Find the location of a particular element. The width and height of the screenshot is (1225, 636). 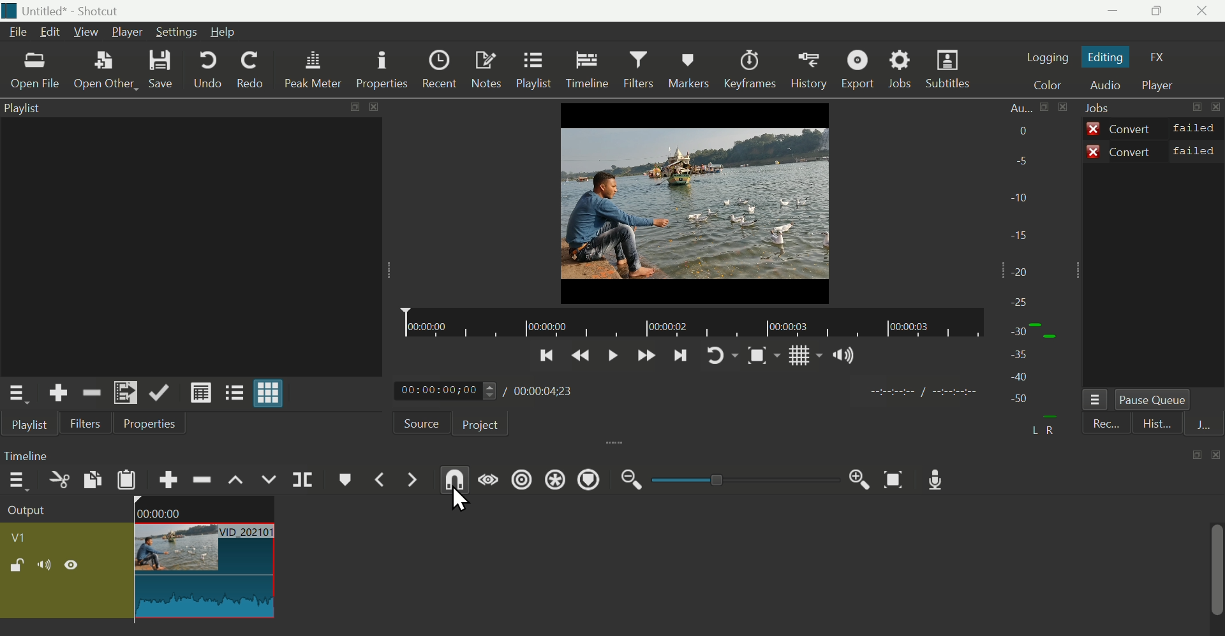

Playlist Menu is located at coordinates (22, 396).